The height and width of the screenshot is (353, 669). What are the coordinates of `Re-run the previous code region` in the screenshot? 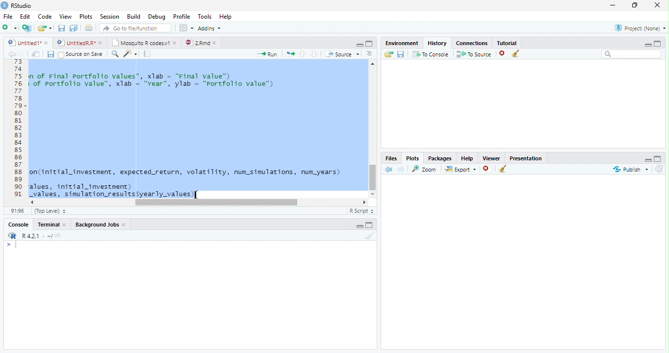 It's located at (289, 54).